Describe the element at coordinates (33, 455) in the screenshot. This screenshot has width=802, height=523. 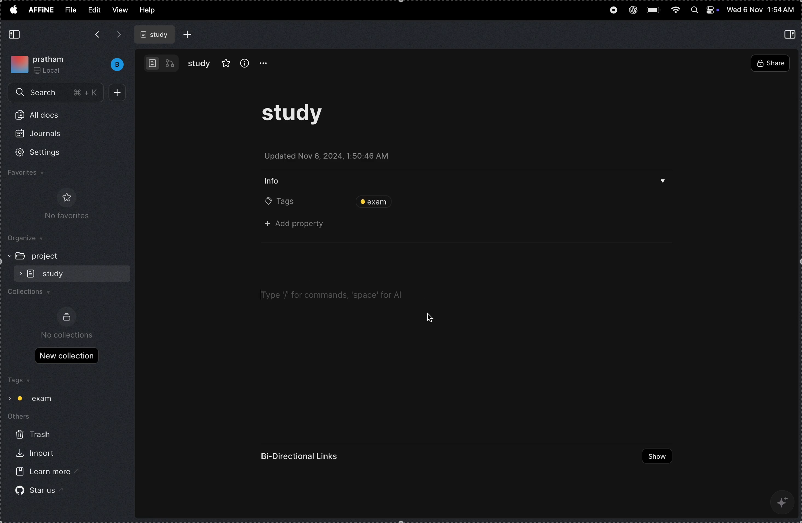
I see `import` at that location.